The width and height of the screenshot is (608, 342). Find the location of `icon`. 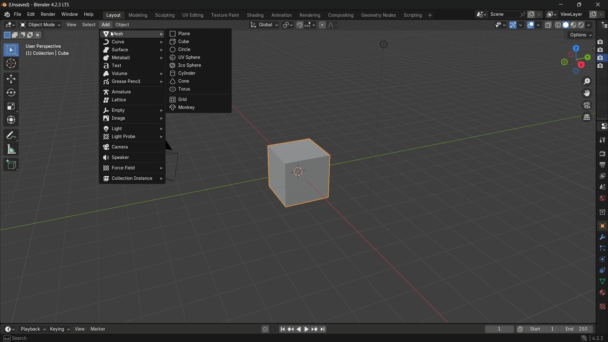

icon is located at coordinates (520, 330).